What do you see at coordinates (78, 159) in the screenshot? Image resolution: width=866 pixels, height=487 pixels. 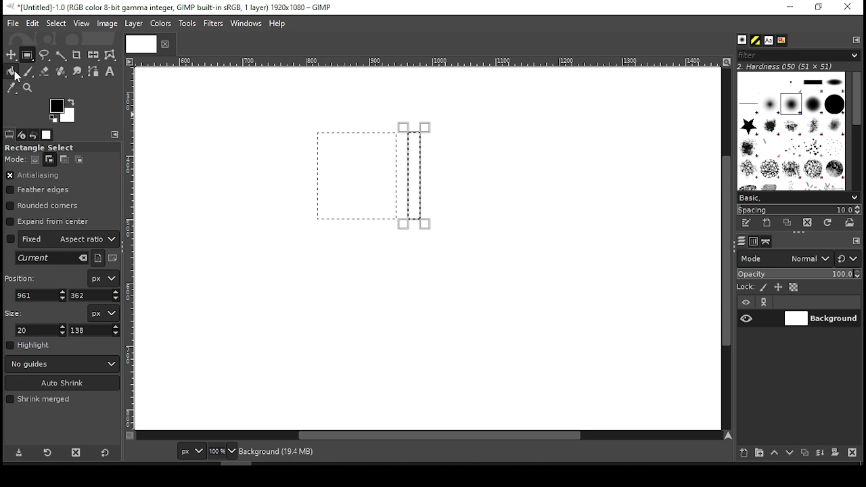 I see `intersect with the current selection` at bounding box center [78, 159].